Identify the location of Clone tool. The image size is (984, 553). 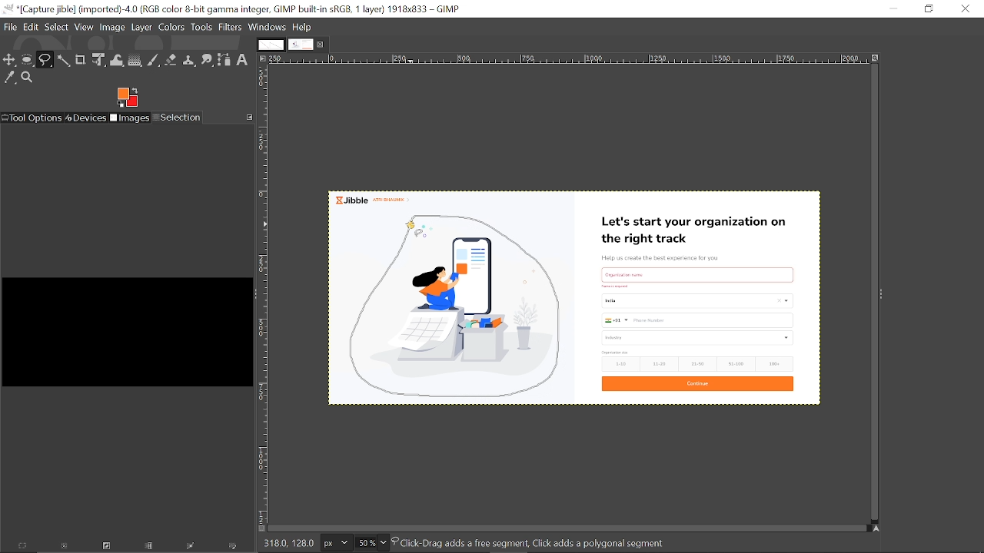
(190, 60).